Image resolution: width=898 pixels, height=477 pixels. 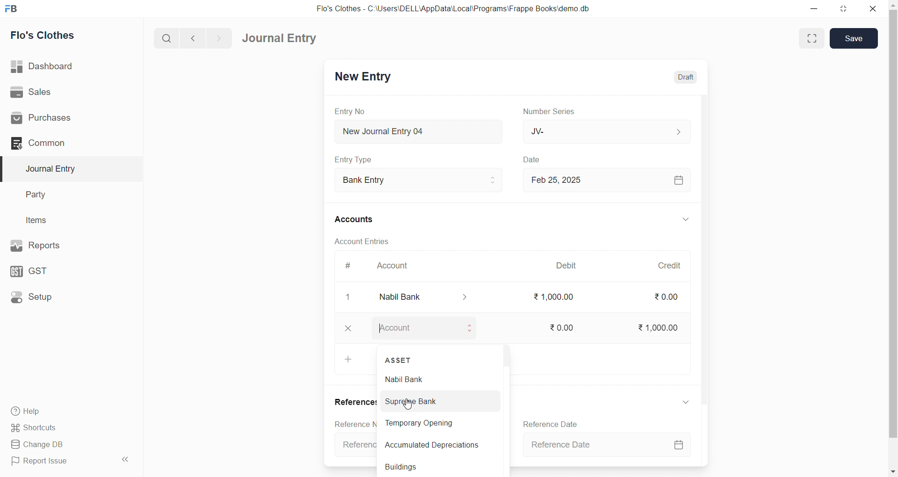 What do you see at coordinates (353, 402) in the screenshot?
I see `References` at bounding box center [353, 402].